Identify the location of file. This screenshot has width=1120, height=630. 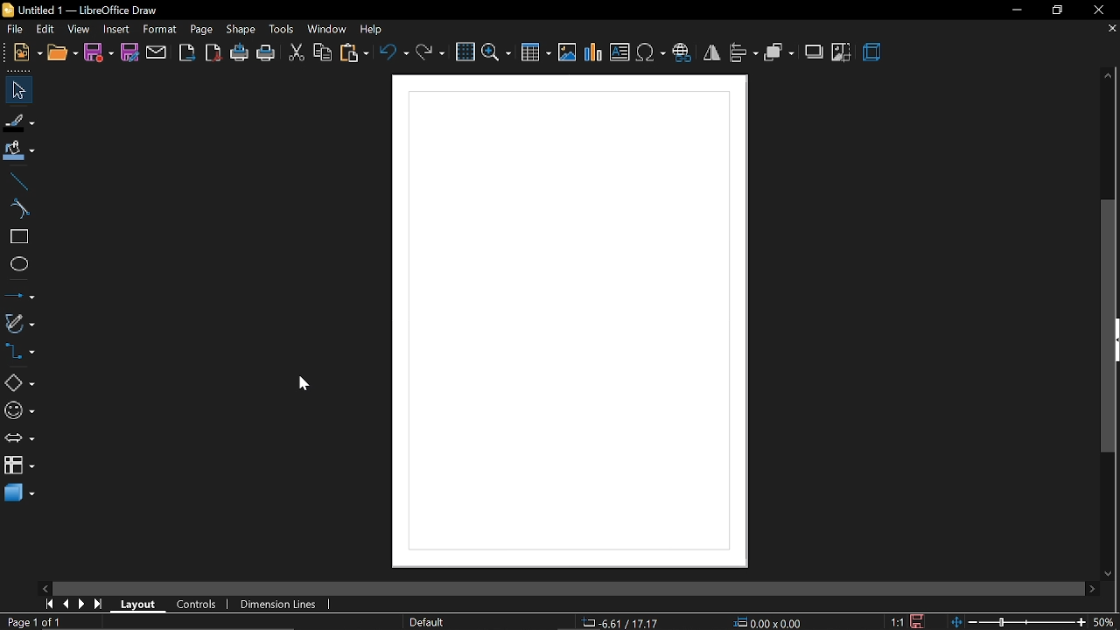
(16, 31).